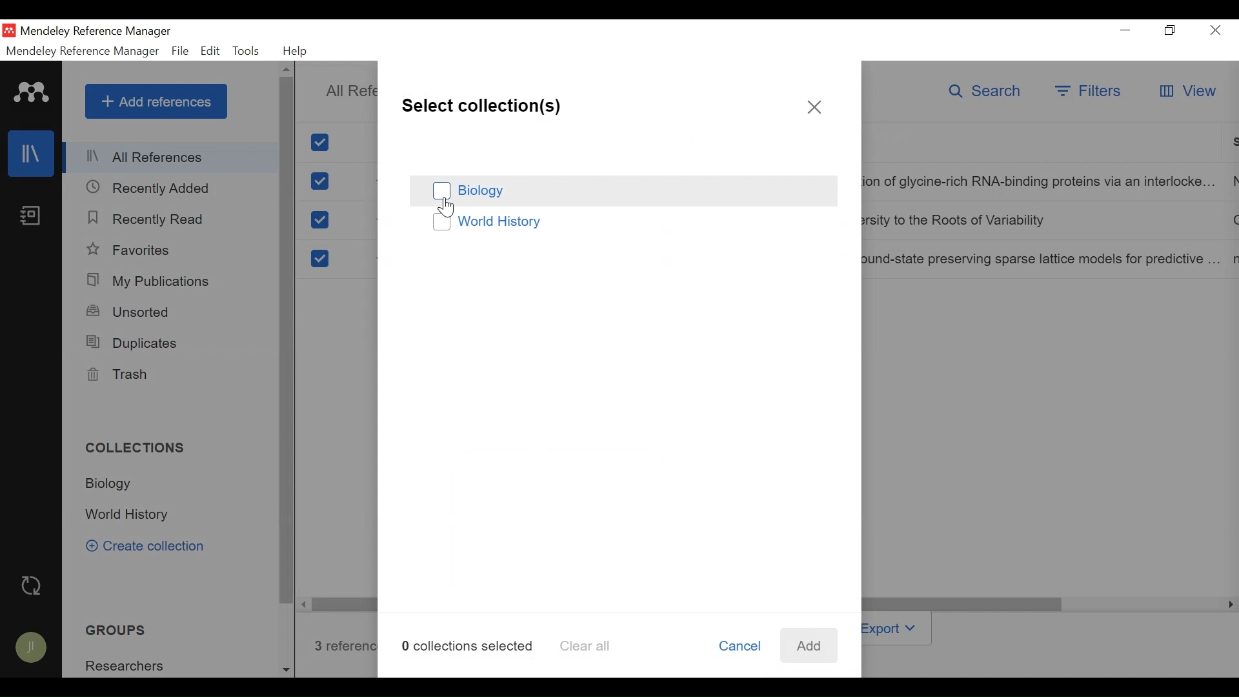  I want to click on Mendeley Reference Manager, so click(96, 32).